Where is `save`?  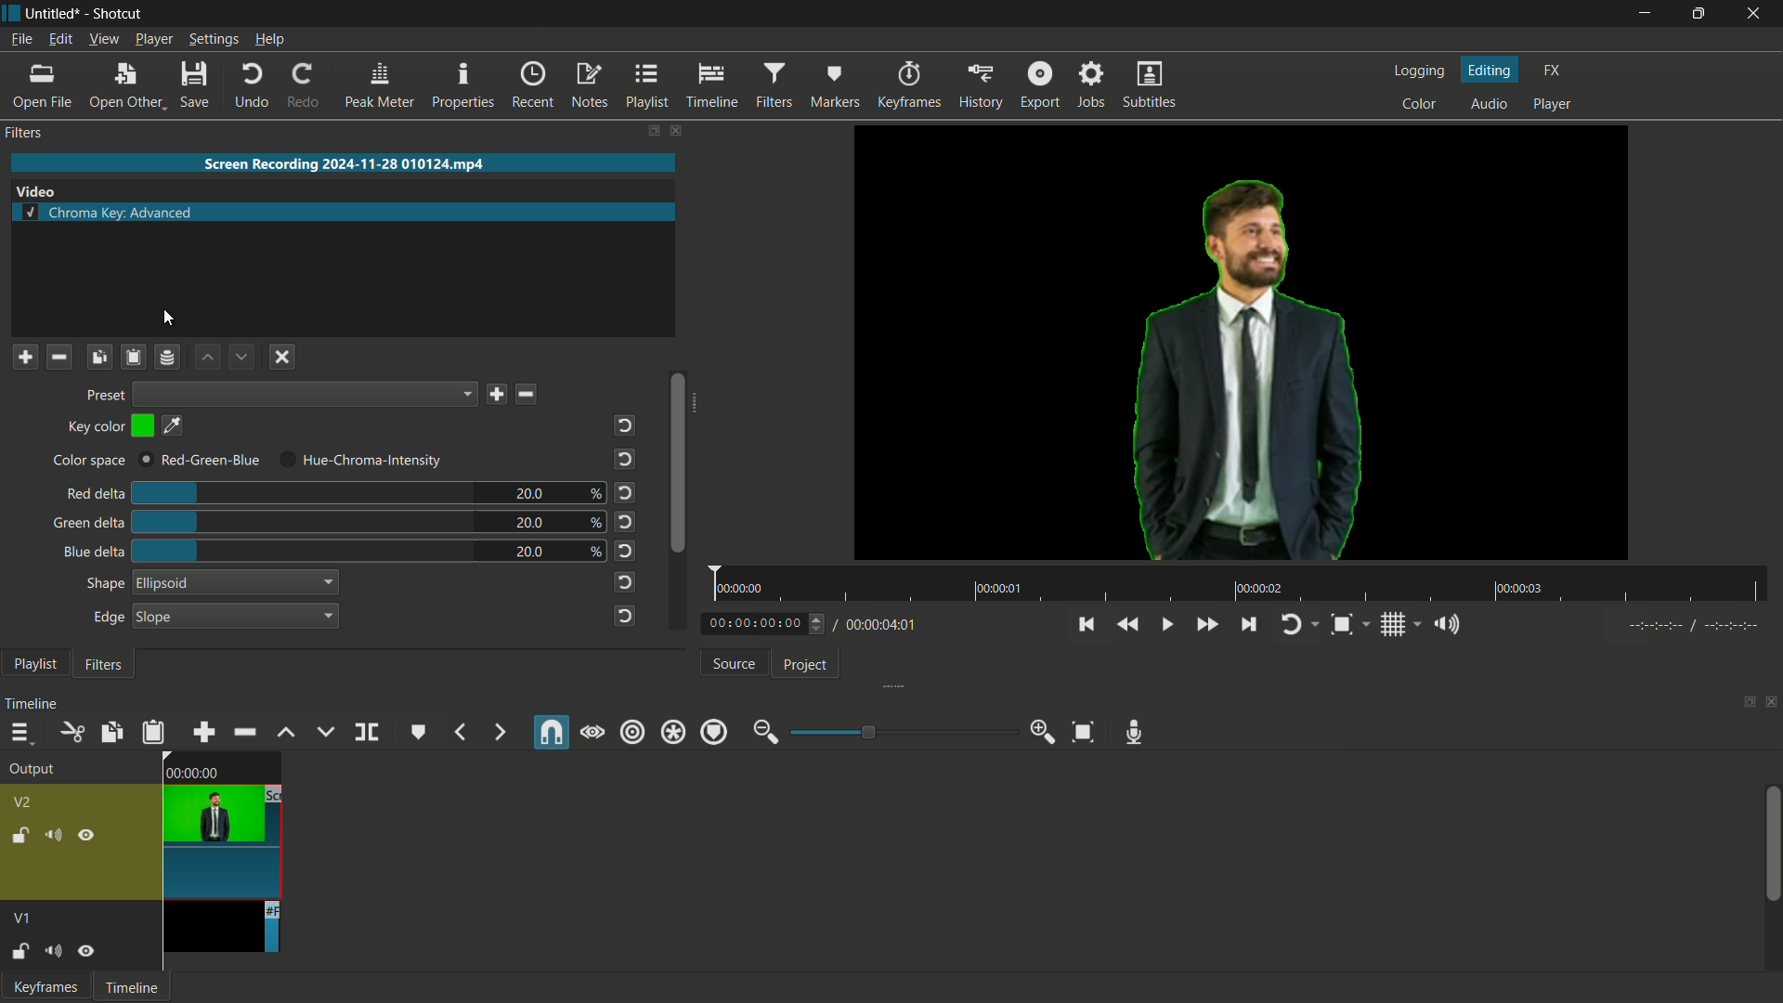
save is located at coordinates (497, 394).